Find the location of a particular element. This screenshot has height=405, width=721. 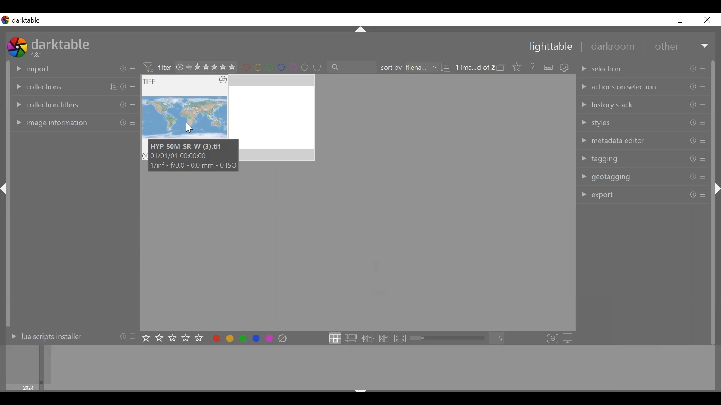

toggle focus-peaking mode is located at coordinates (552, 338).